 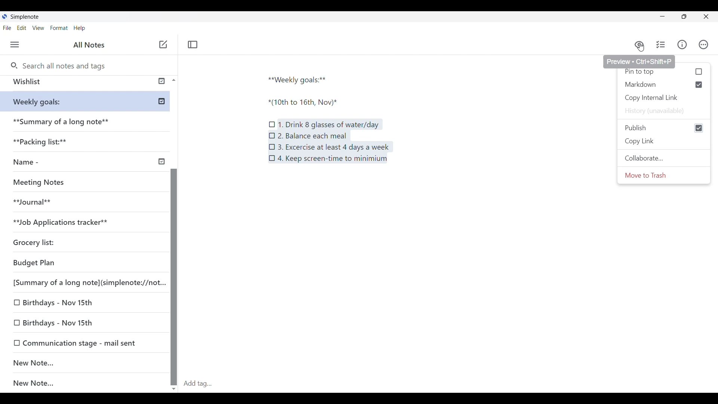 I want to click on Scroll bar, so click(x=174, y=258).